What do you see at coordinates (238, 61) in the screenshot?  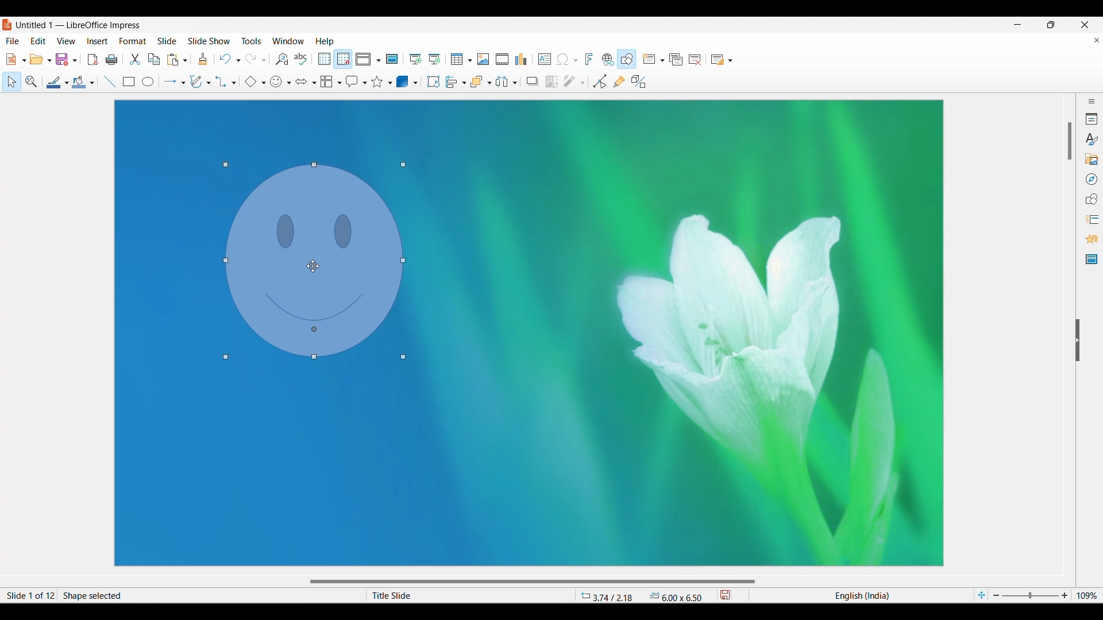 I see `Undo specific action` at bounding box center [238, 61].